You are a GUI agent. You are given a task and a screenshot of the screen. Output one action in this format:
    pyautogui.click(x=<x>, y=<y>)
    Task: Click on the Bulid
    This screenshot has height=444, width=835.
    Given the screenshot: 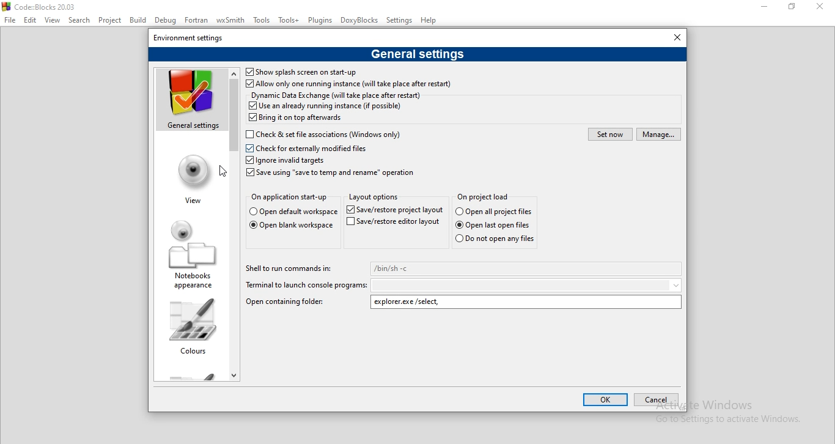 What is the action you would take?
    pyautogui.click(x=138, y=20)
    